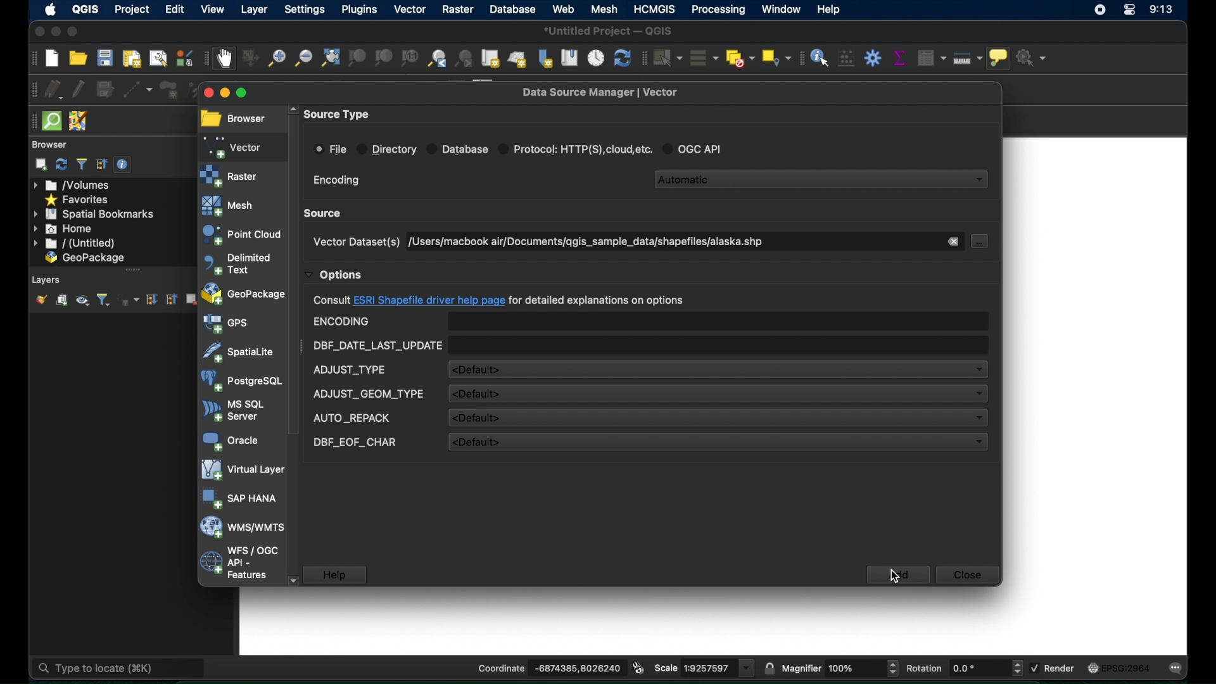 The width and height of the screenshot is (1216, 684). What do you see at coordinates (355, 443) in the screenshot?
I see `DBF_EDF_CHAR` at bounding box center [355, 443].